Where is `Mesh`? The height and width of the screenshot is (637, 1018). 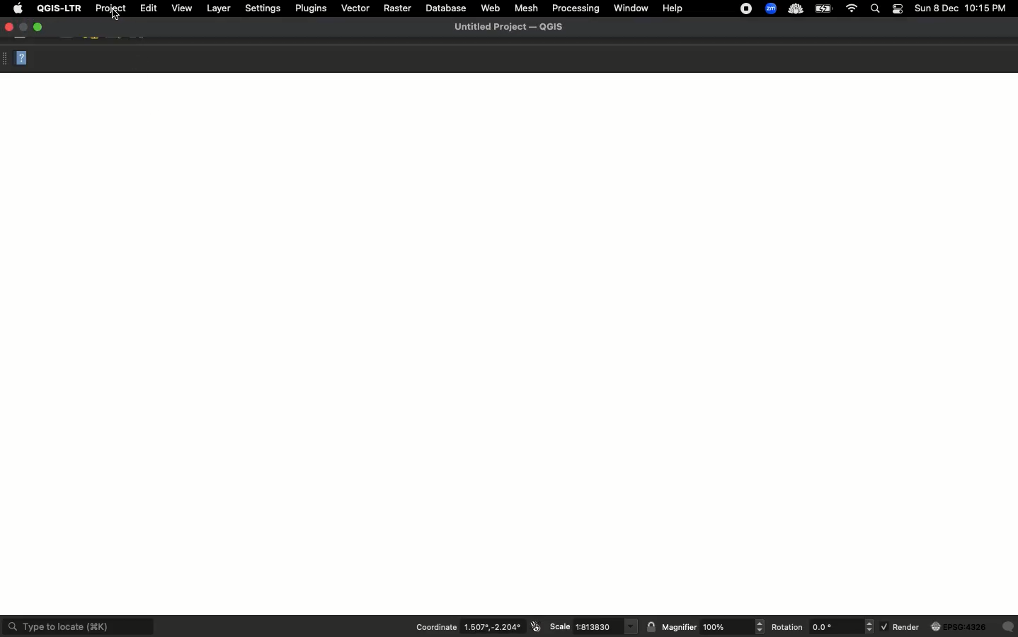
Mesh is located at coordinates (527, 8).